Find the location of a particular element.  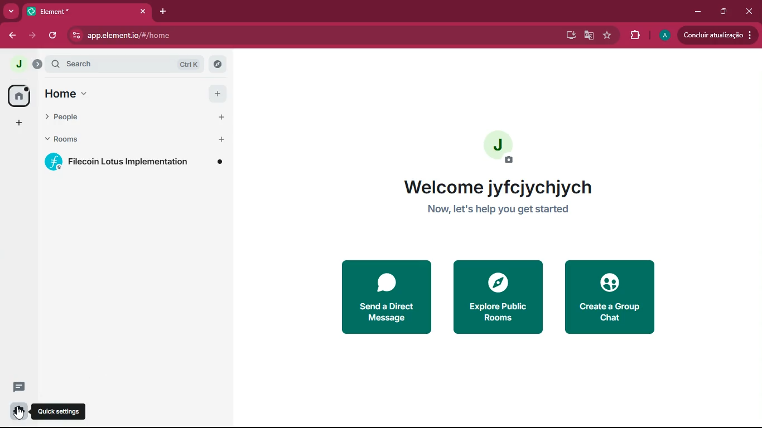

welcome jyfcjychjych is located at coordinates (499, 188).